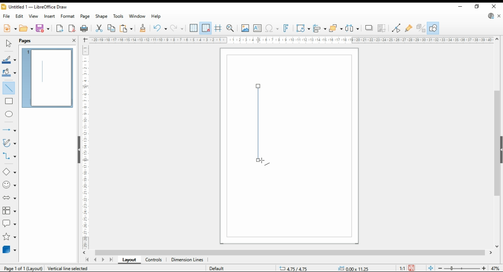 Image resolution: width=503 pixels, height=272 pixels. Describe the element at coordinates (172, 39) in the screenshot. I see `horizontall scale` at that location.